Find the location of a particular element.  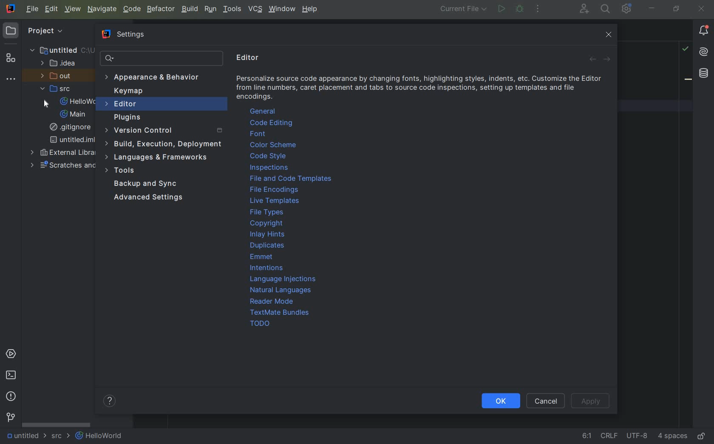

tools is located at coordinates (122, 170).